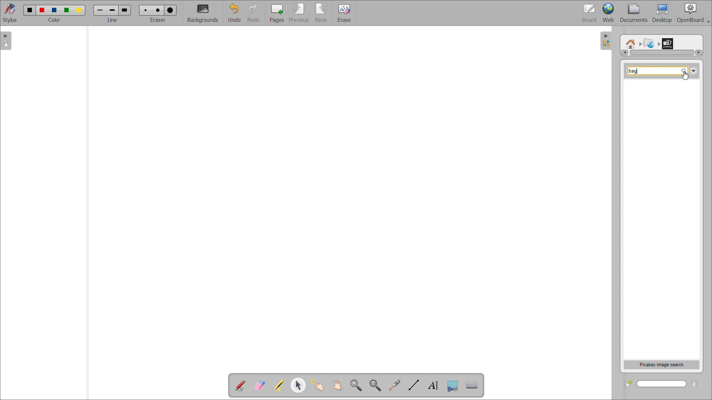 This screenshot has height=400, width=712. Describe the element at coordinates (663, 13) in the screenshot. I see `desktop view` at that location.